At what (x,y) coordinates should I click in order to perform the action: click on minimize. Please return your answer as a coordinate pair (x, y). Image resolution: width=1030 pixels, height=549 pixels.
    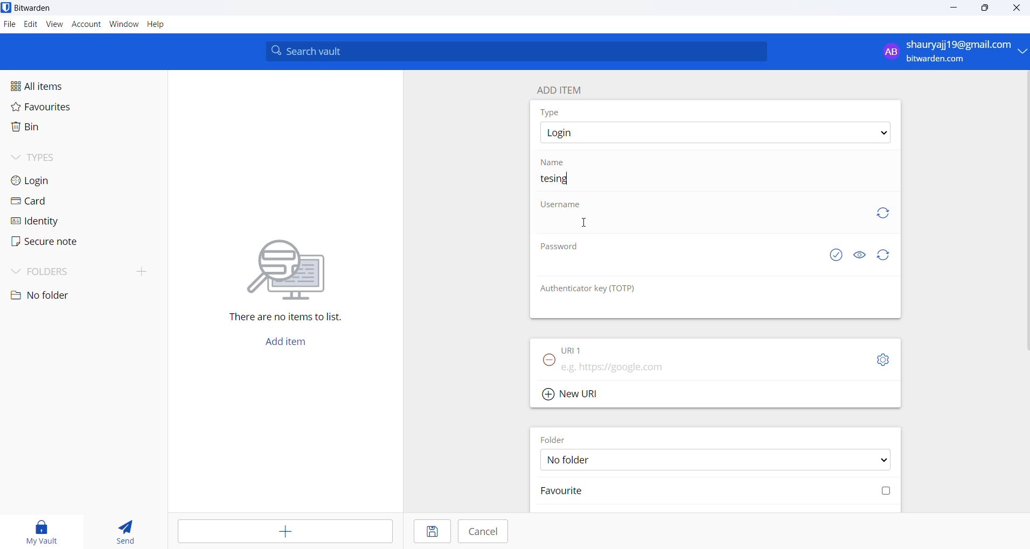
    Looking at the image, I should click on (955, 9).